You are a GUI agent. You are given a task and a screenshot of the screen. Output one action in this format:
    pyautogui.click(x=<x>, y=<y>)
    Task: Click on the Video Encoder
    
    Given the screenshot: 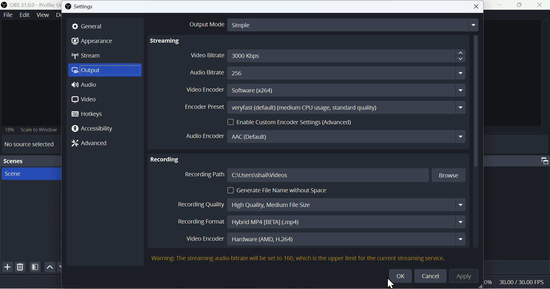 What is the action you would take?
    pyautogui.click(x=322, y=239)
    